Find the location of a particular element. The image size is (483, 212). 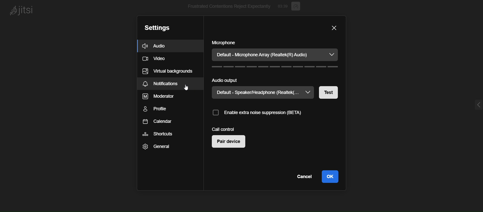

settings is located at coordinates (159, 27).